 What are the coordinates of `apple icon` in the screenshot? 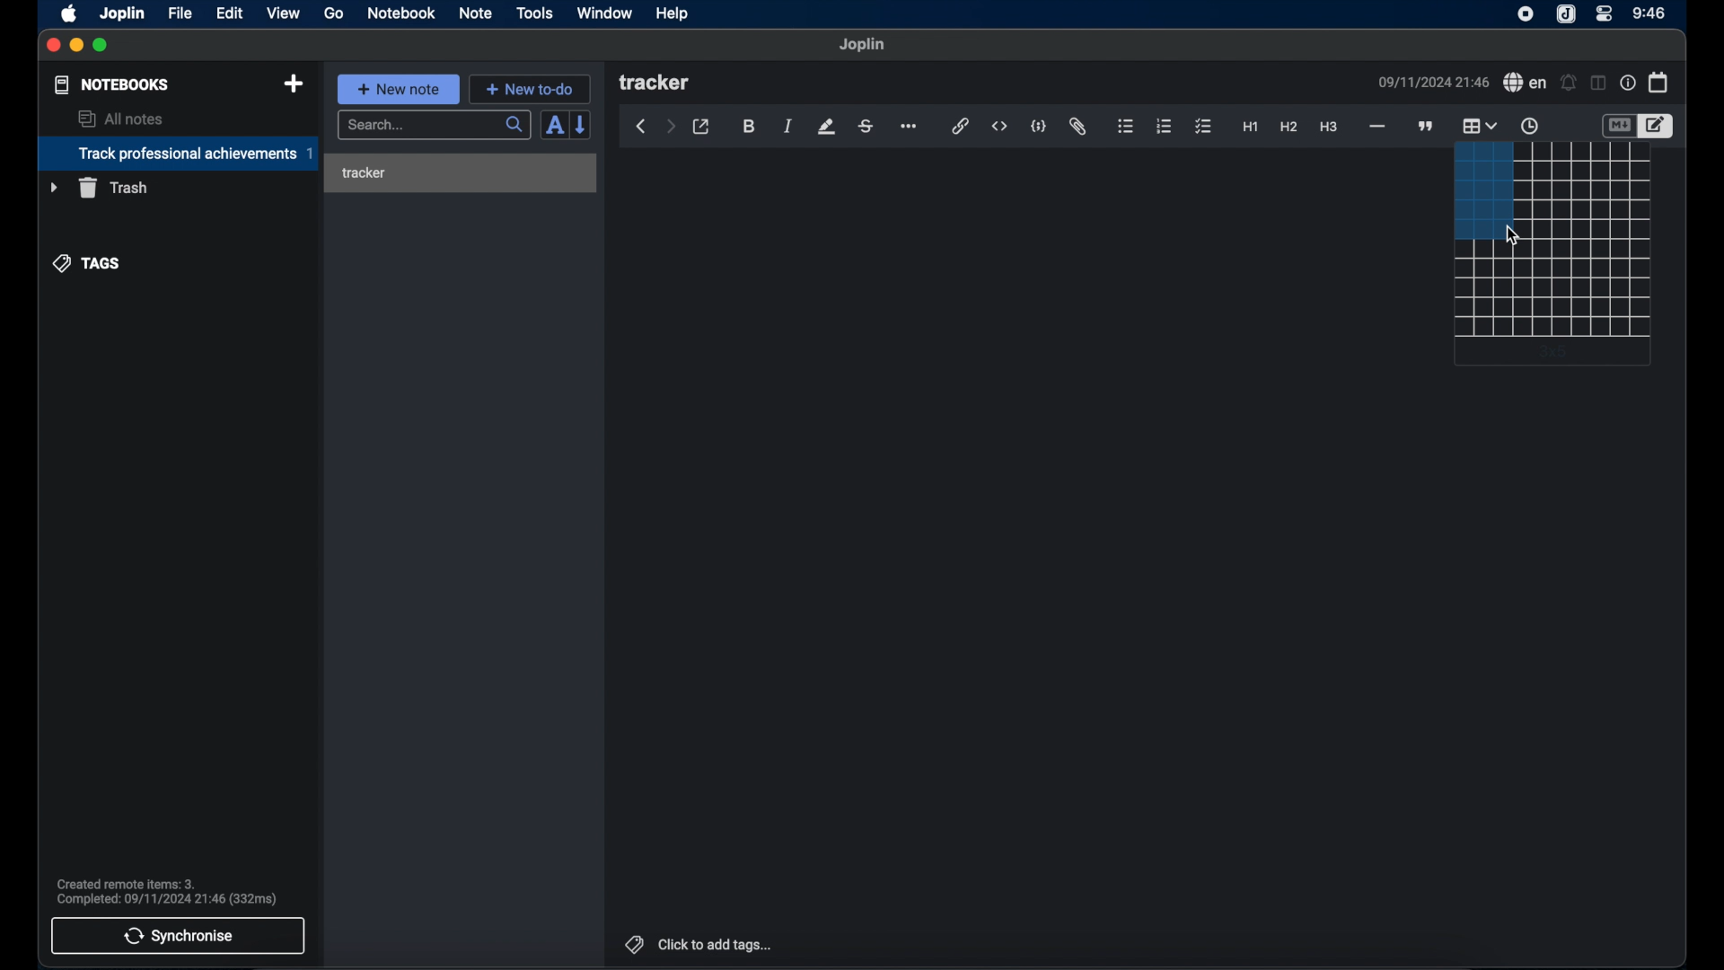 It's located at (70, 13).